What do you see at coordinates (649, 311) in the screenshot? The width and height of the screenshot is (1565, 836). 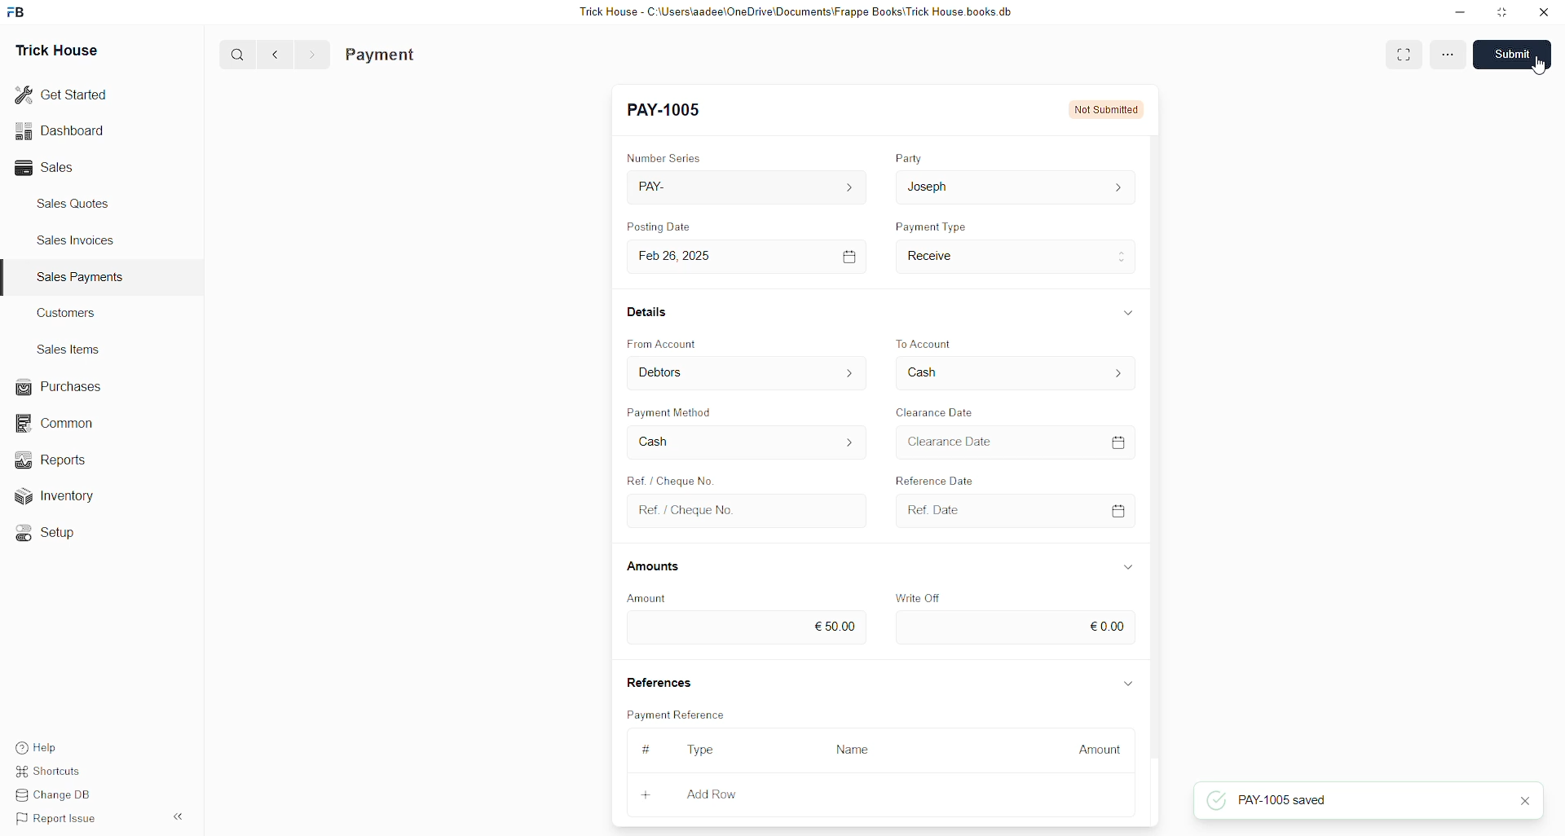 I see `Details` at bounding box center [649, 311].